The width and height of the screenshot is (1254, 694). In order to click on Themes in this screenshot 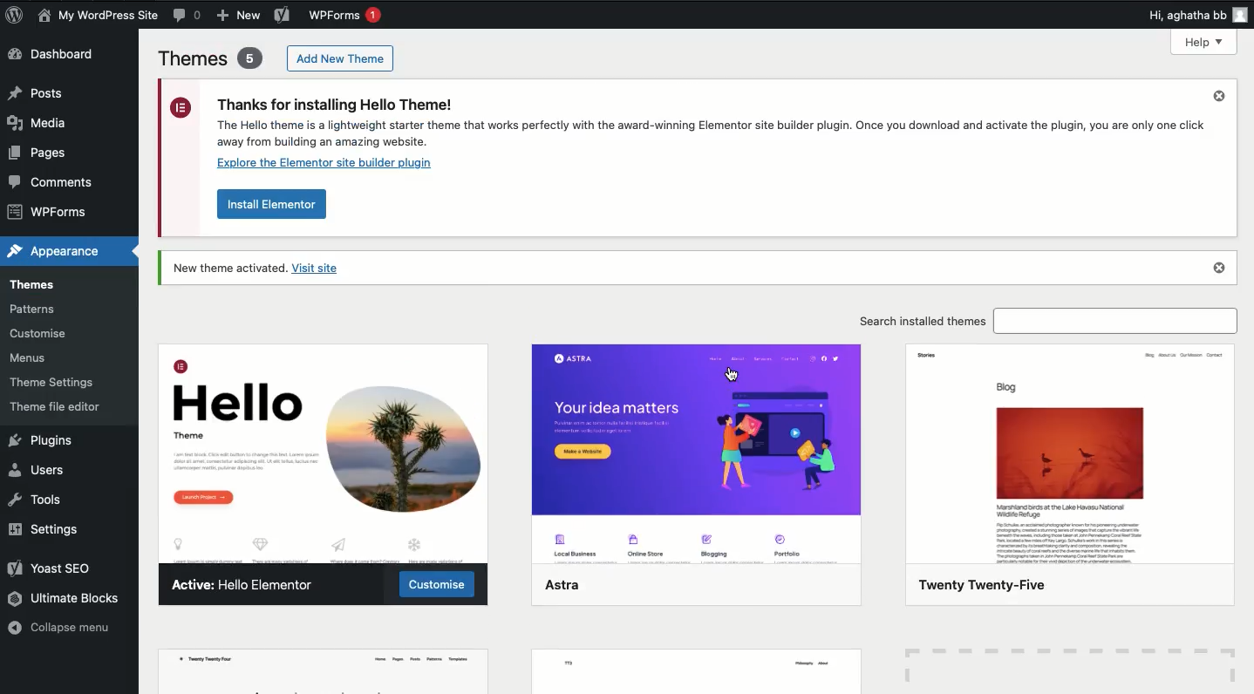, I will do `click(211, 58)`.